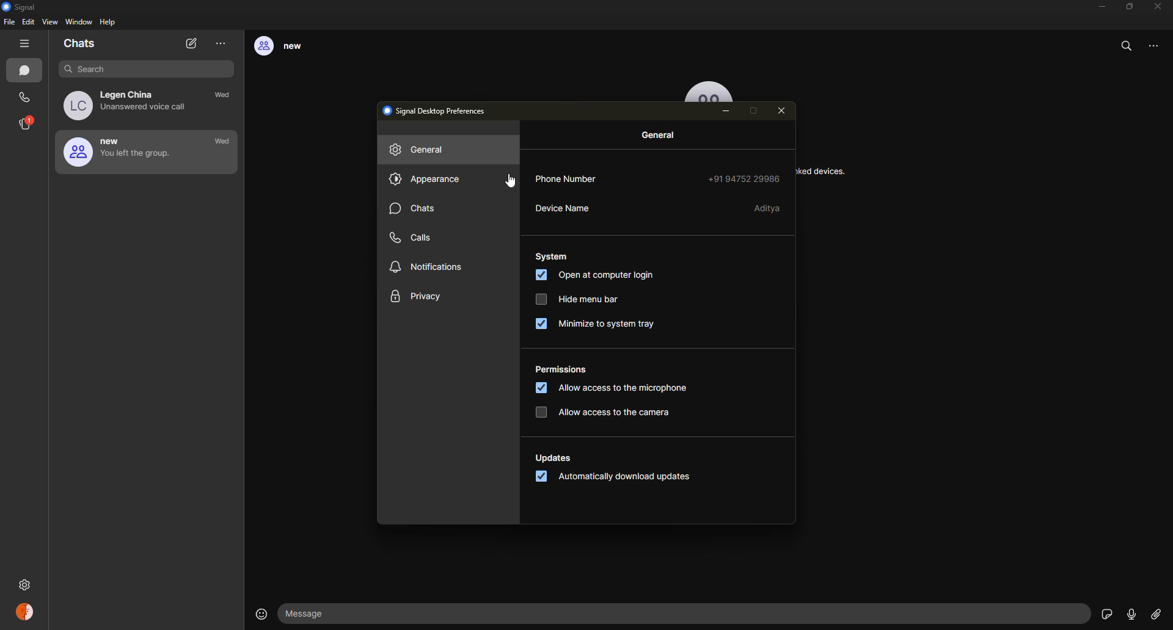  I want to click on minimize, so click(1098, 7).